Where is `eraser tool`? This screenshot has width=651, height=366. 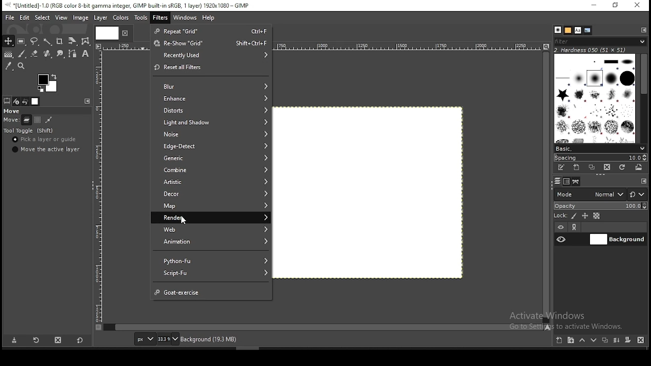 eraser tool is located at coordinates (48, 54).